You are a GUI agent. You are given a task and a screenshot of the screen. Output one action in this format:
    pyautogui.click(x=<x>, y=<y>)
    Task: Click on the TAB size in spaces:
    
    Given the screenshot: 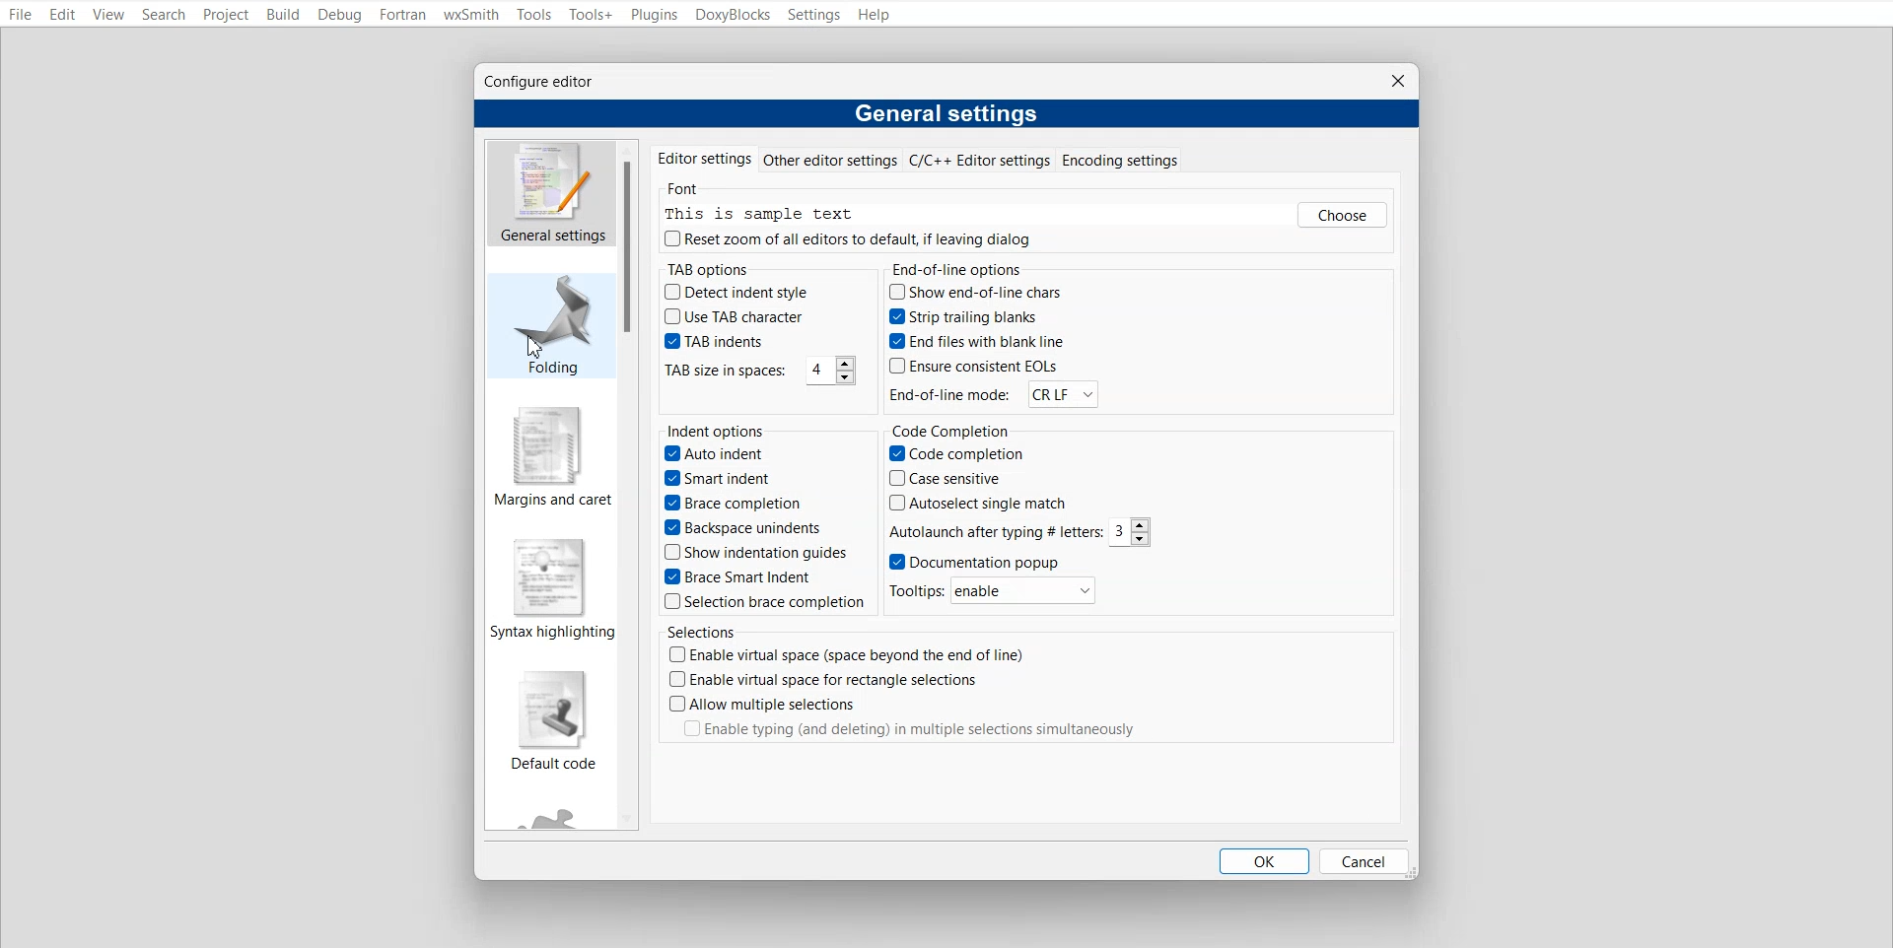 What is the action you would take?
    pyautogui.click(x=724, y=371)
    